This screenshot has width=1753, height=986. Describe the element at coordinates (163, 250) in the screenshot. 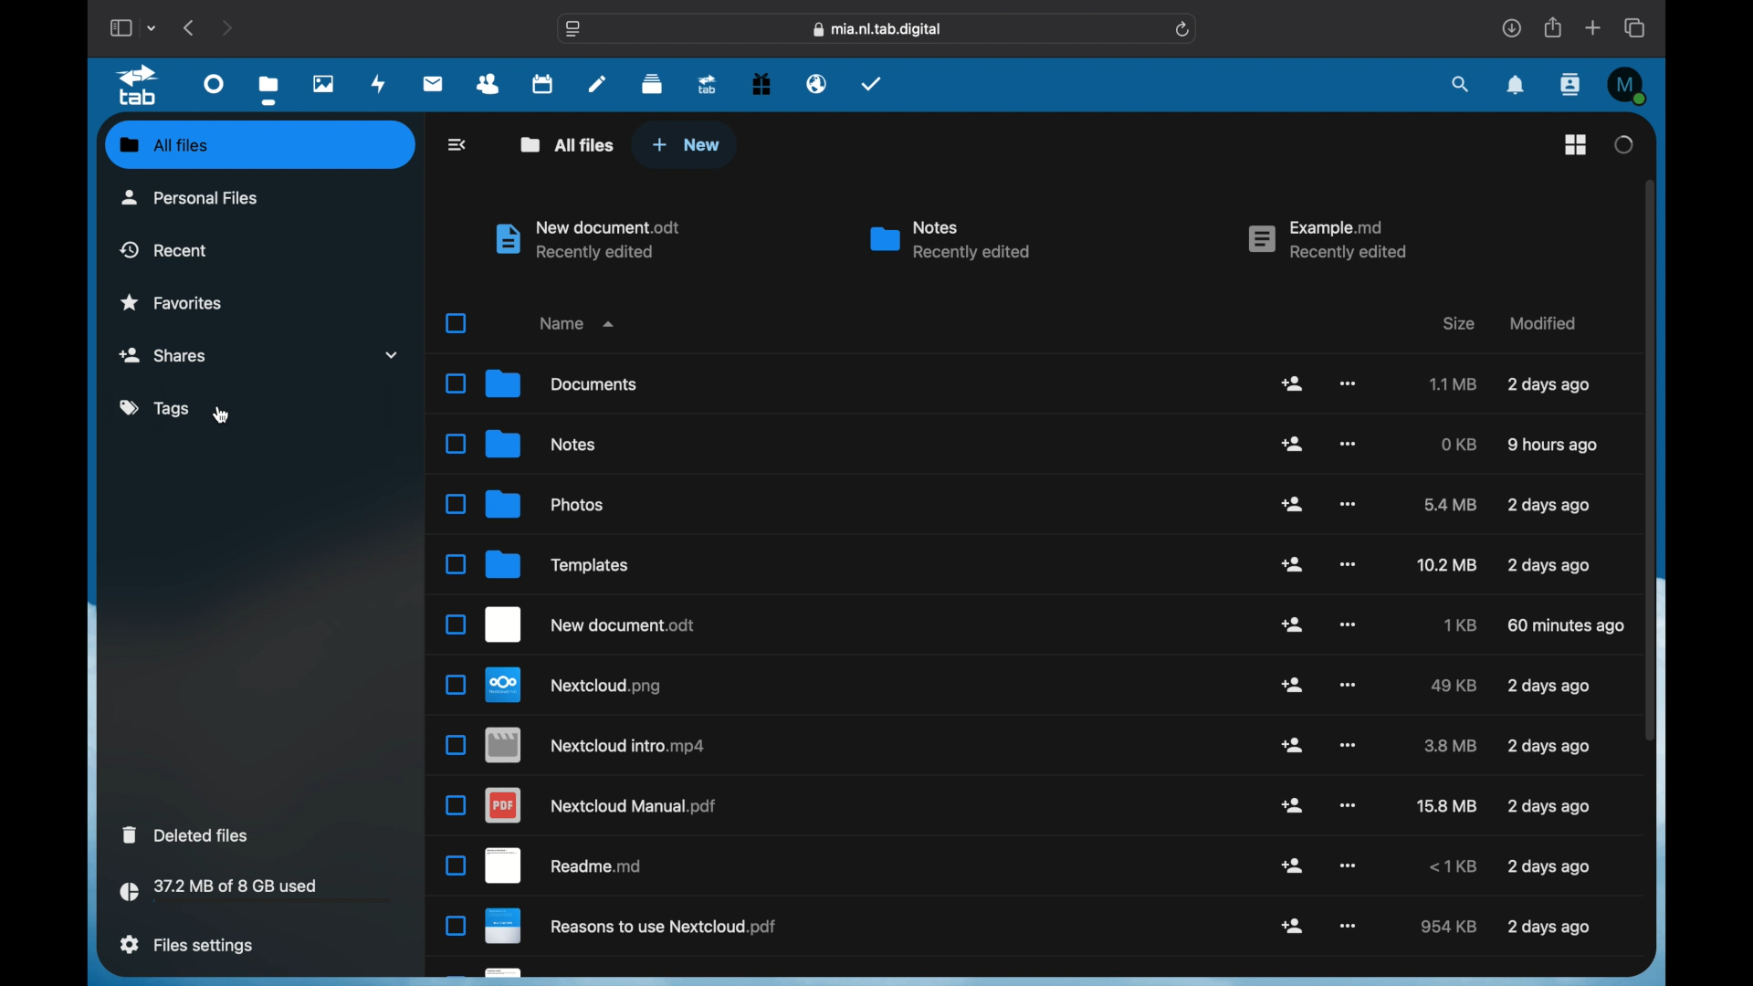

I see `recent` at that location.